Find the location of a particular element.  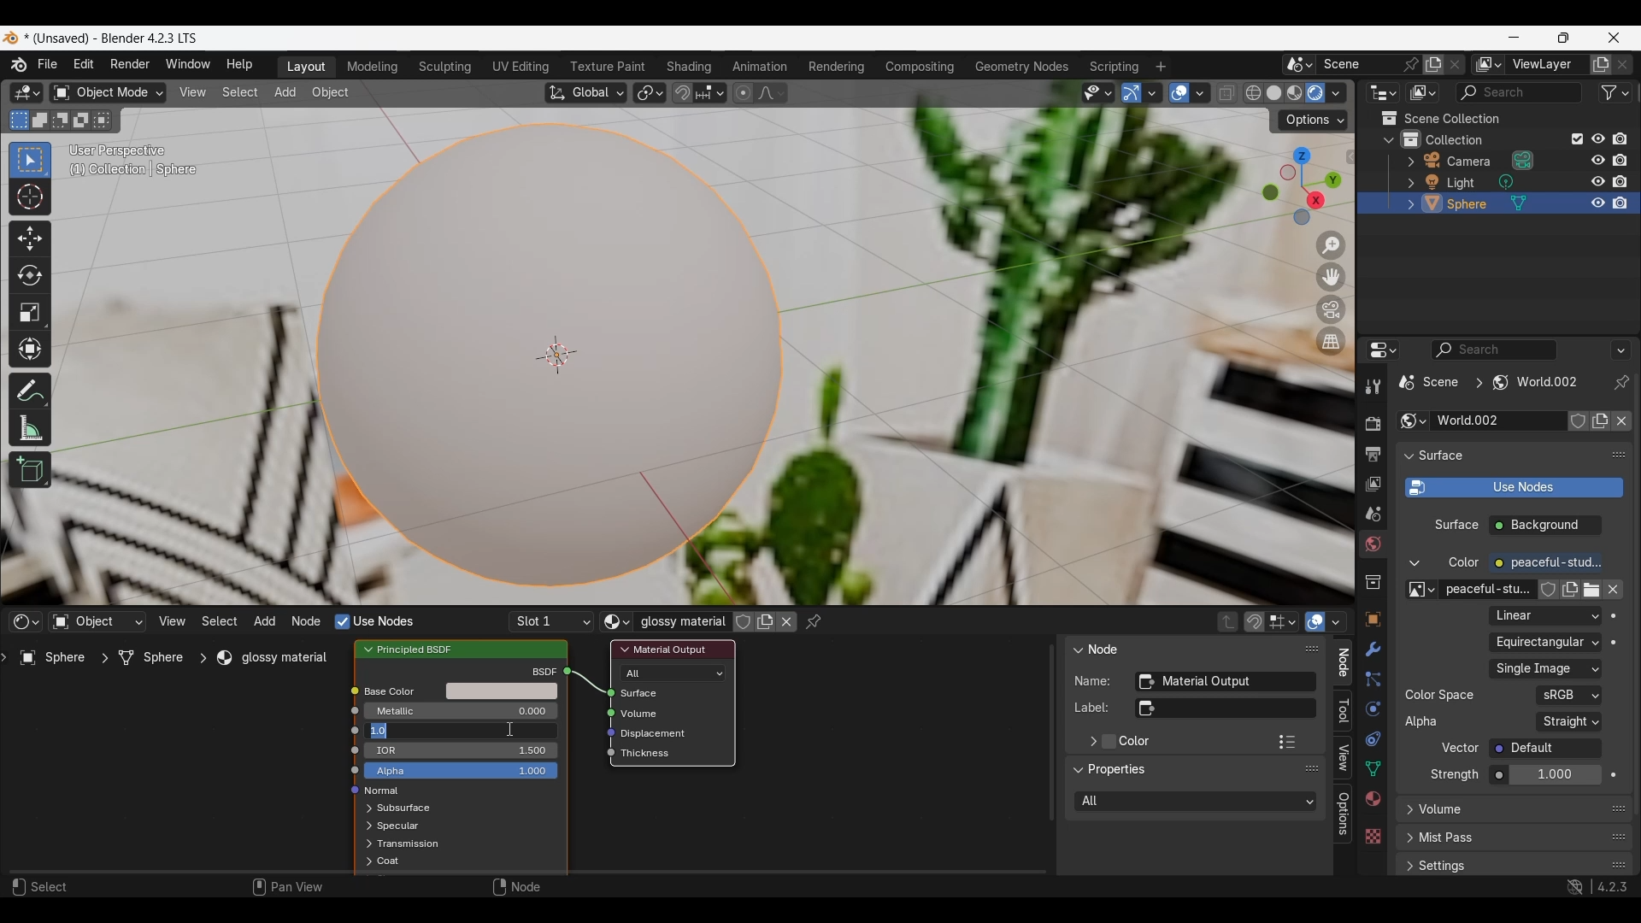

Volume  is located at coordinates (1443, 809).